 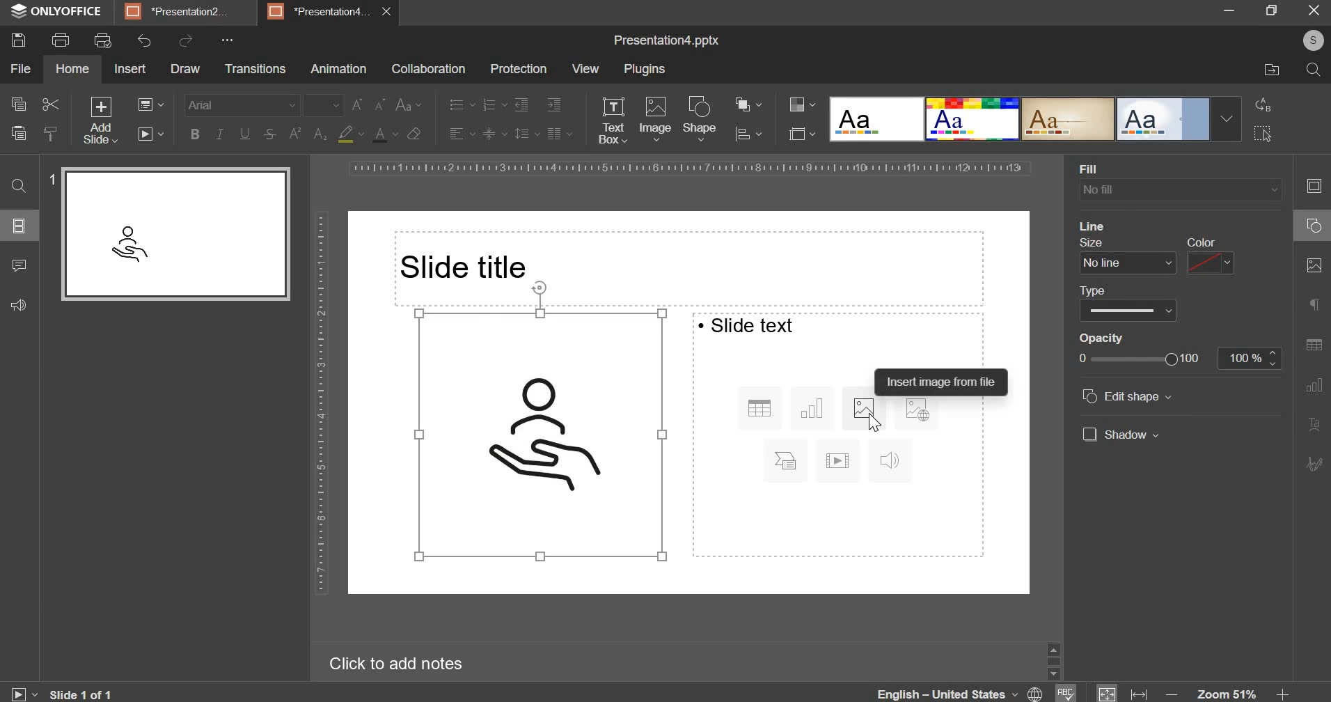 I want to click on select slide size, so click(x=798, y=133).